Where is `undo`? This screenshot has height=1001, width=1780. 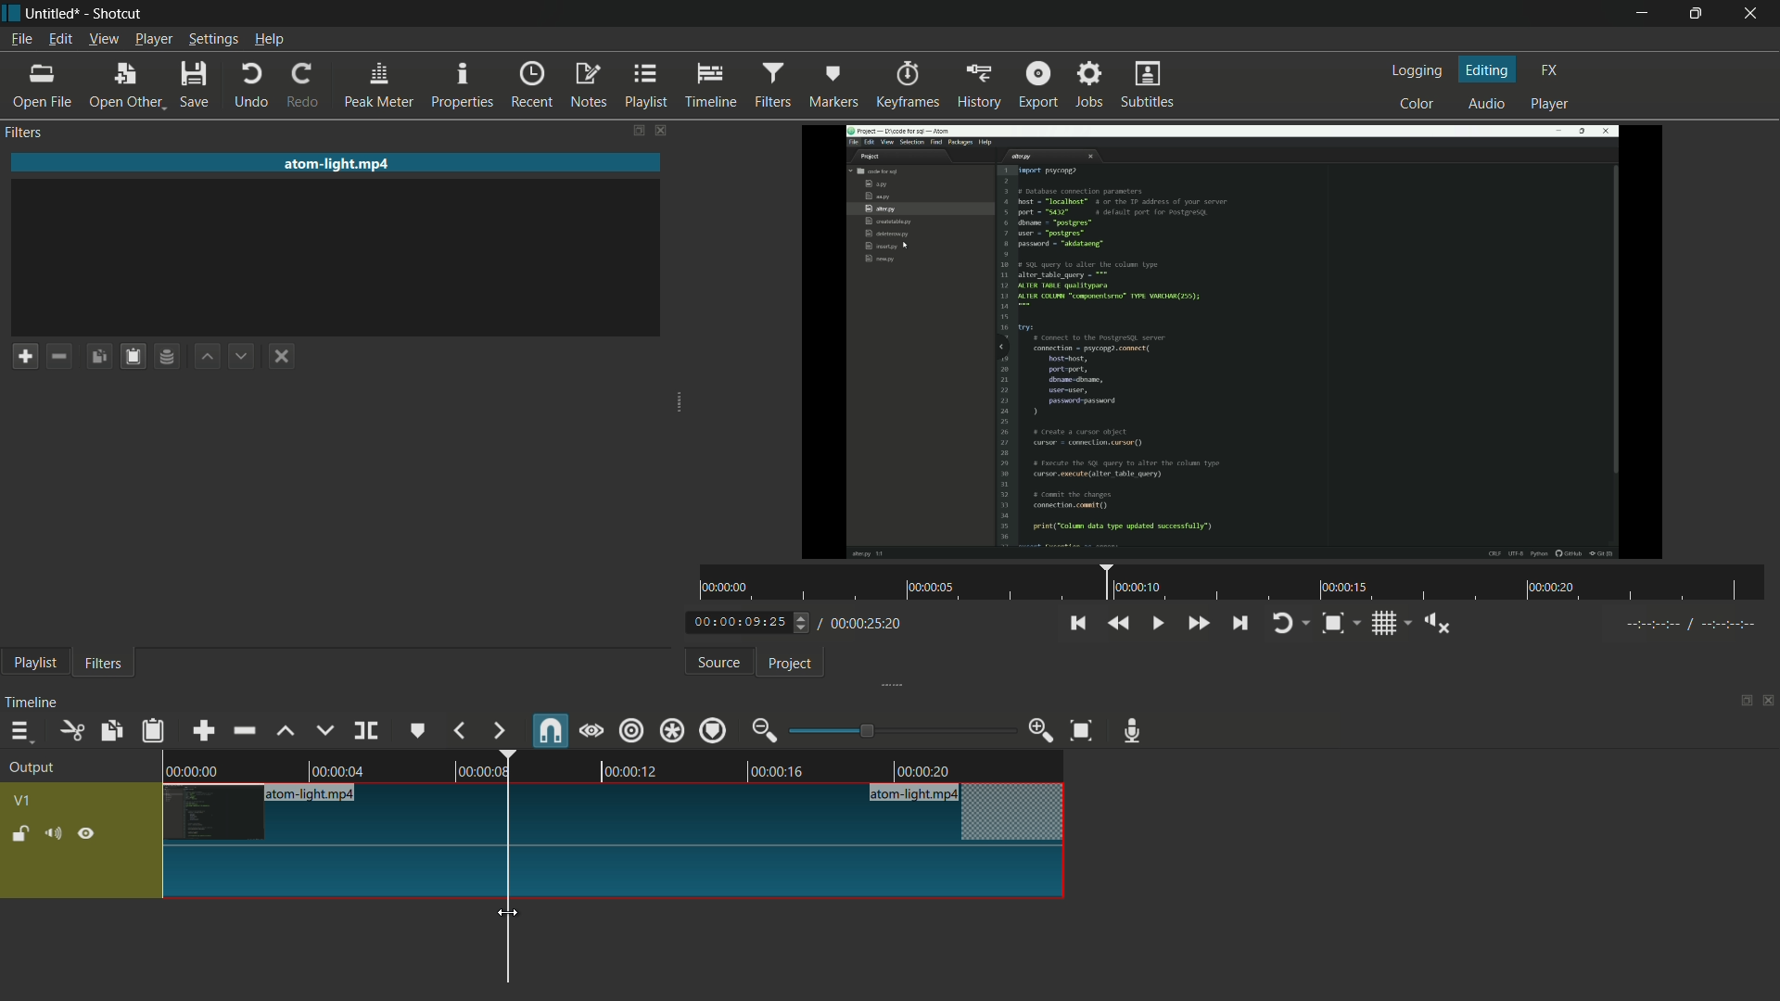
undo is located at coordinates (252, 86).